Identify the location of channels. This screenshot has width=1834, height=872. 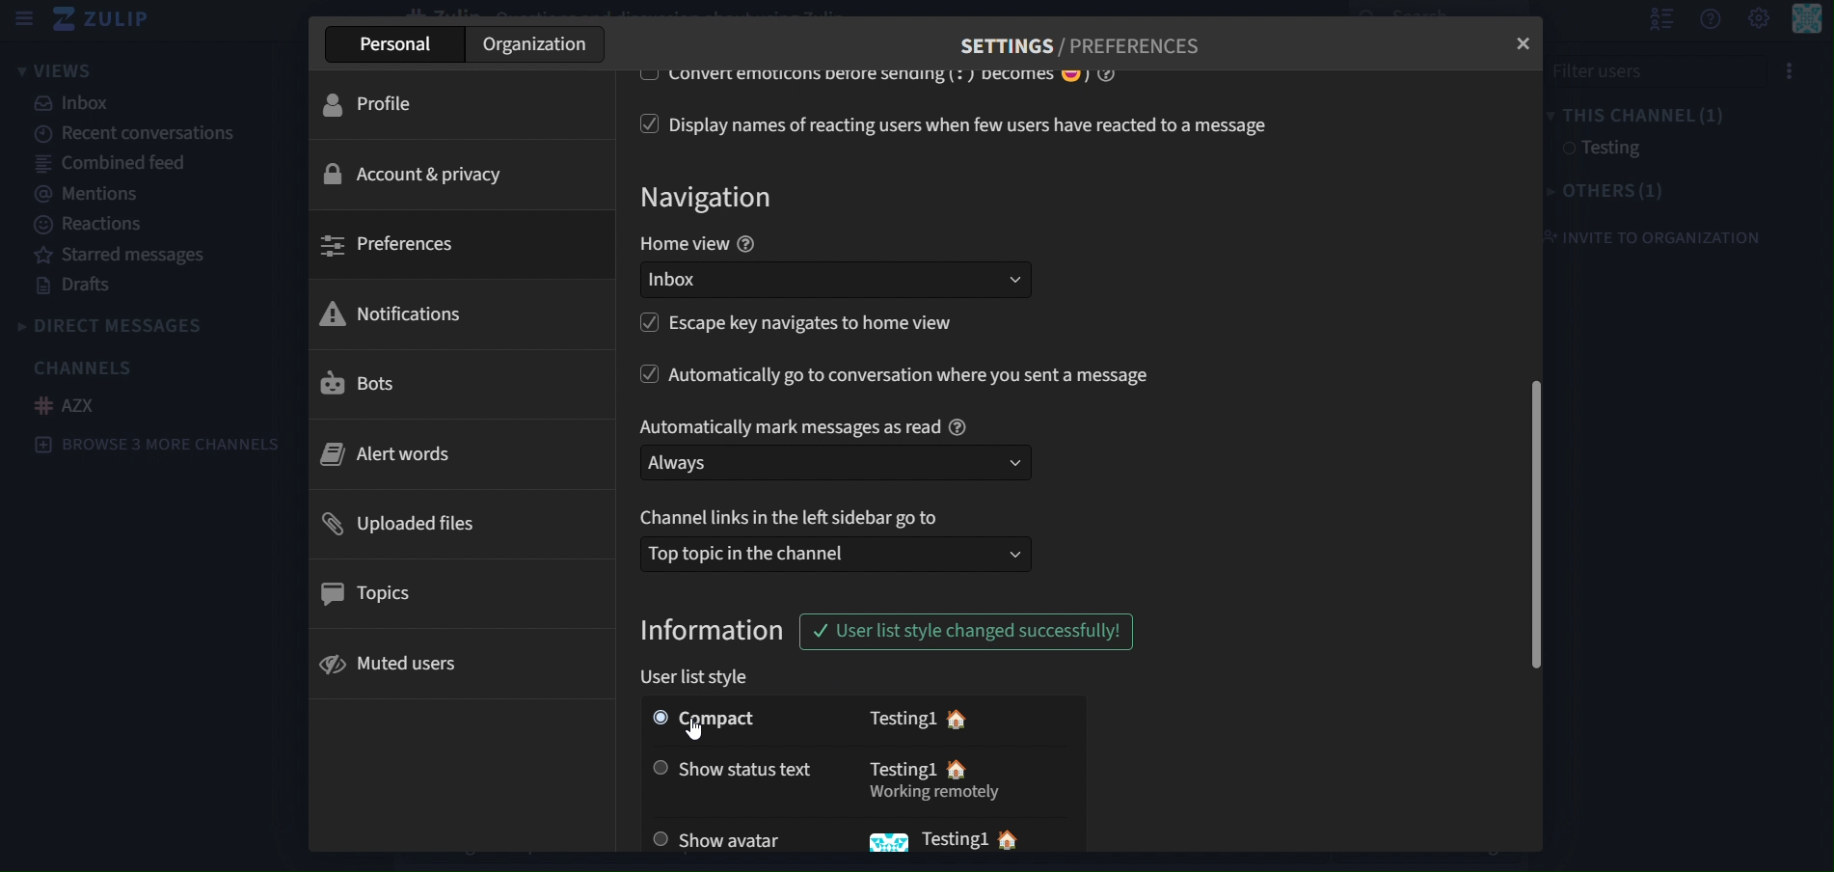
(86, 368).